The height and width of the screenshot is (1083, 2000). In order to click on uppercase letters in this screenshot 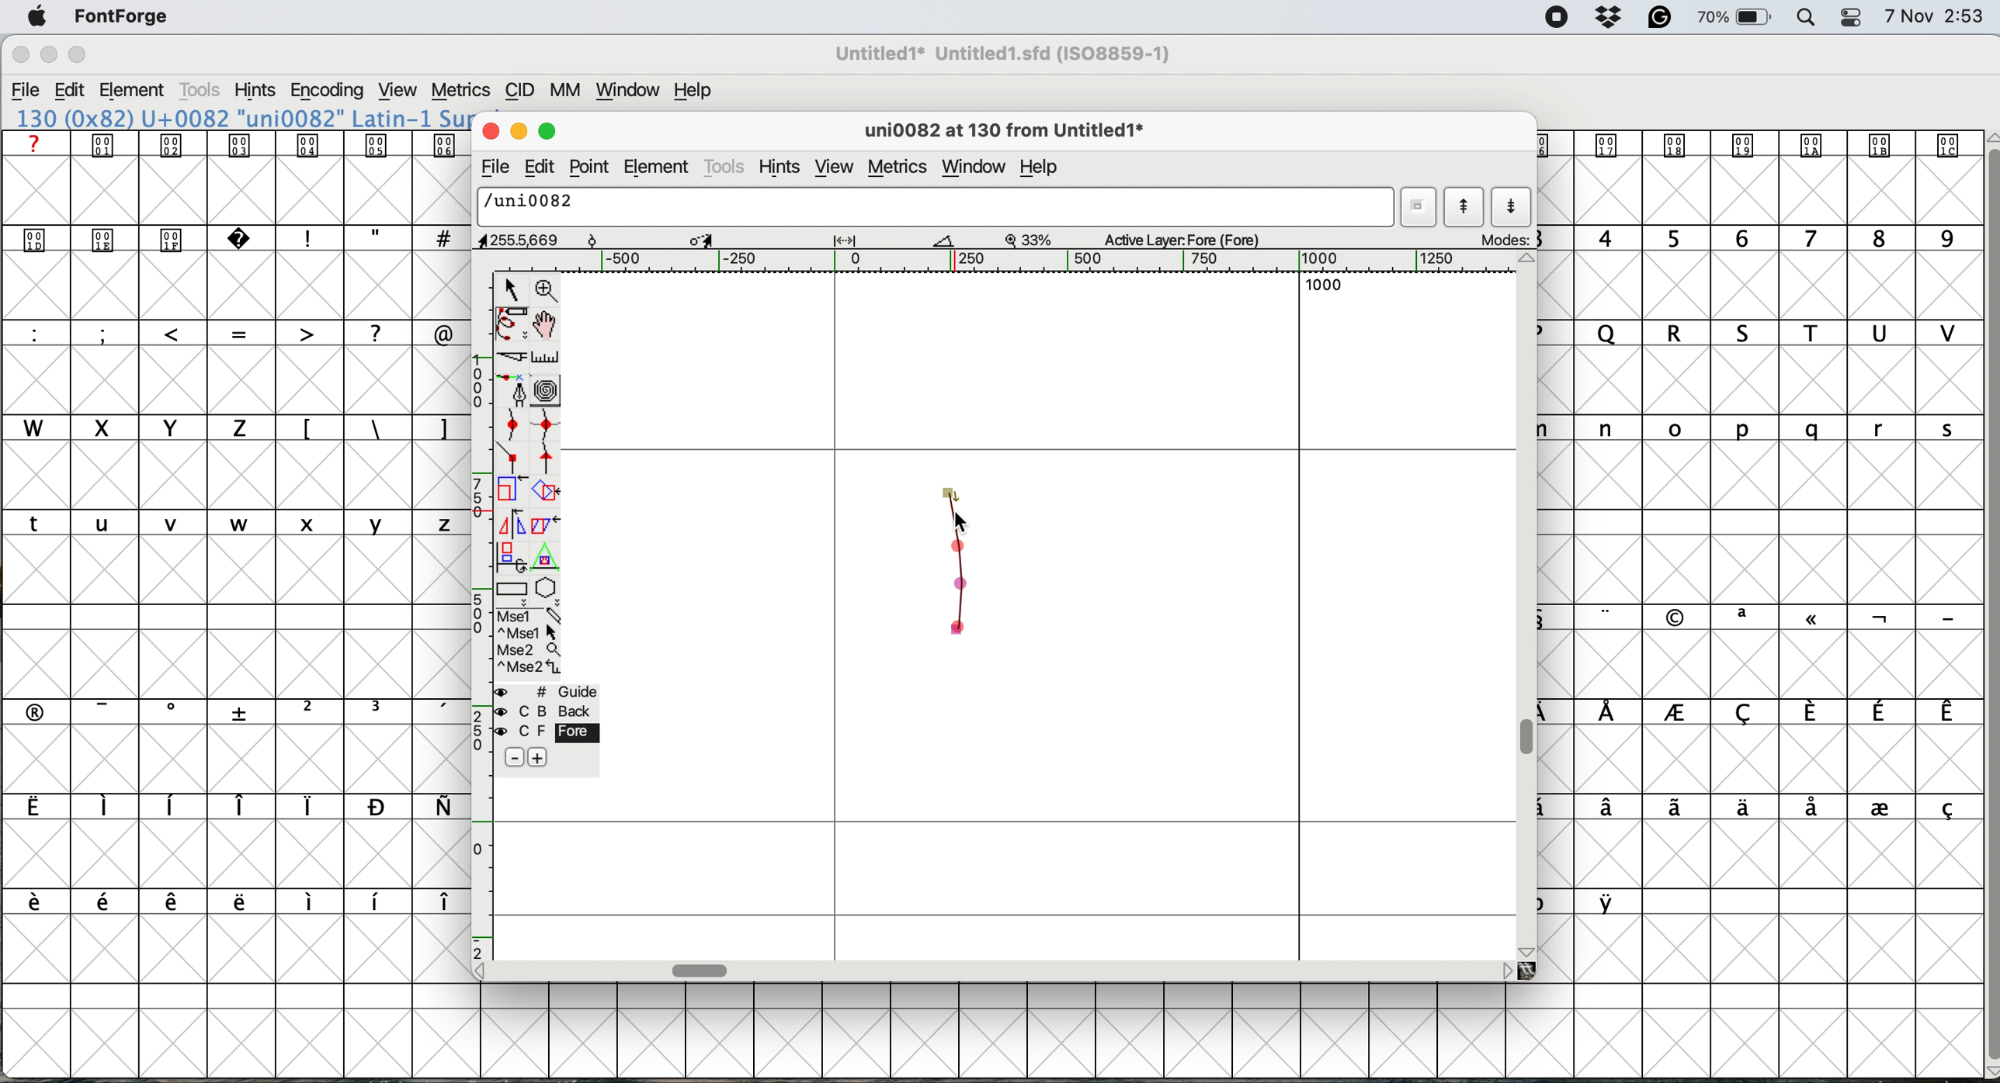, I will do `click(502, 333)`.